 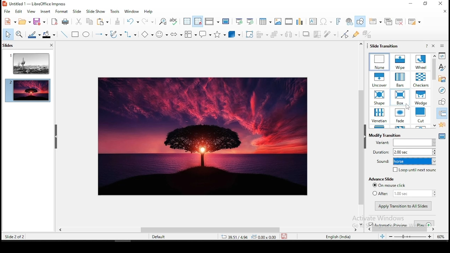 I want to click on print, so click(x=66, y=21).